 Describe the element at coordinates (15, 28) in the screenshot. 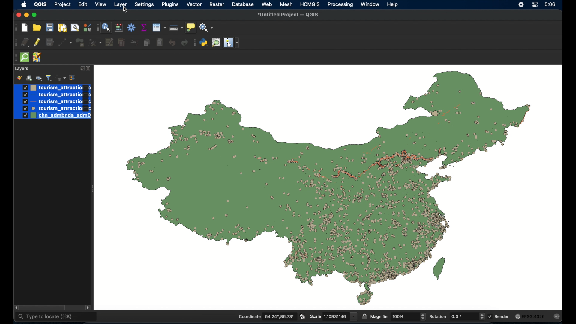

I see `drag handle` at that location.